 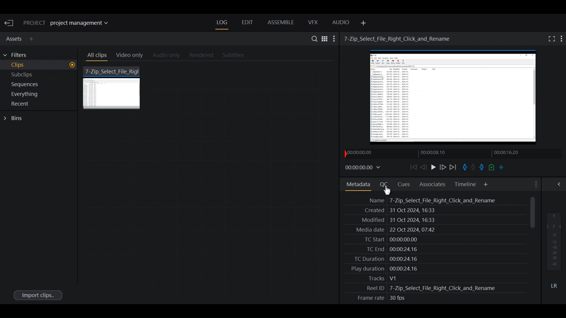 What do you see at coordinates (399, 38) in the screenshot?
I see `Video Name` at bounding box center [399, 38].